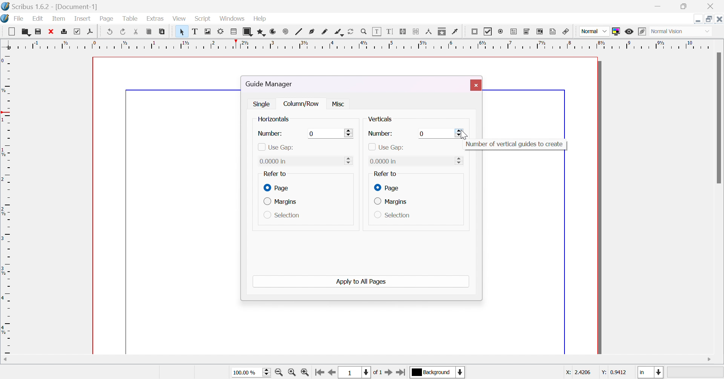 The height and width of the screenshot is (379, 724). What do you see at coordinates (713, 5) in the screenshot?
I see `close` at bounding box center [713, 5].